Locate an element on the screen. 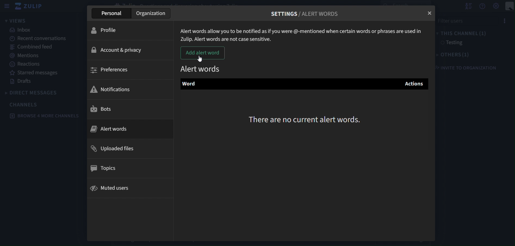 The height and width of the screenshot is (246, 515). alert words is located at coordinates (201, 68).